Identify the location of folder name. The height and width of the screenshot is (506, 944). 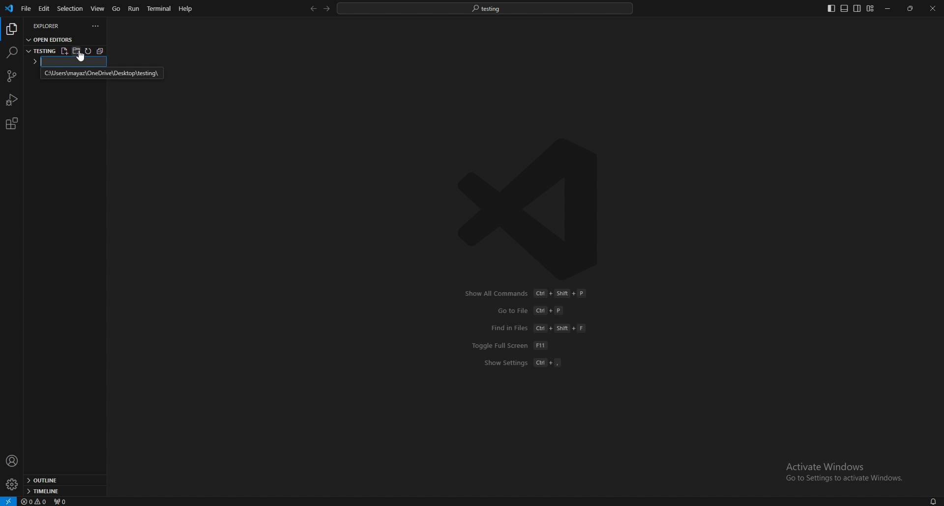
(68, 62).